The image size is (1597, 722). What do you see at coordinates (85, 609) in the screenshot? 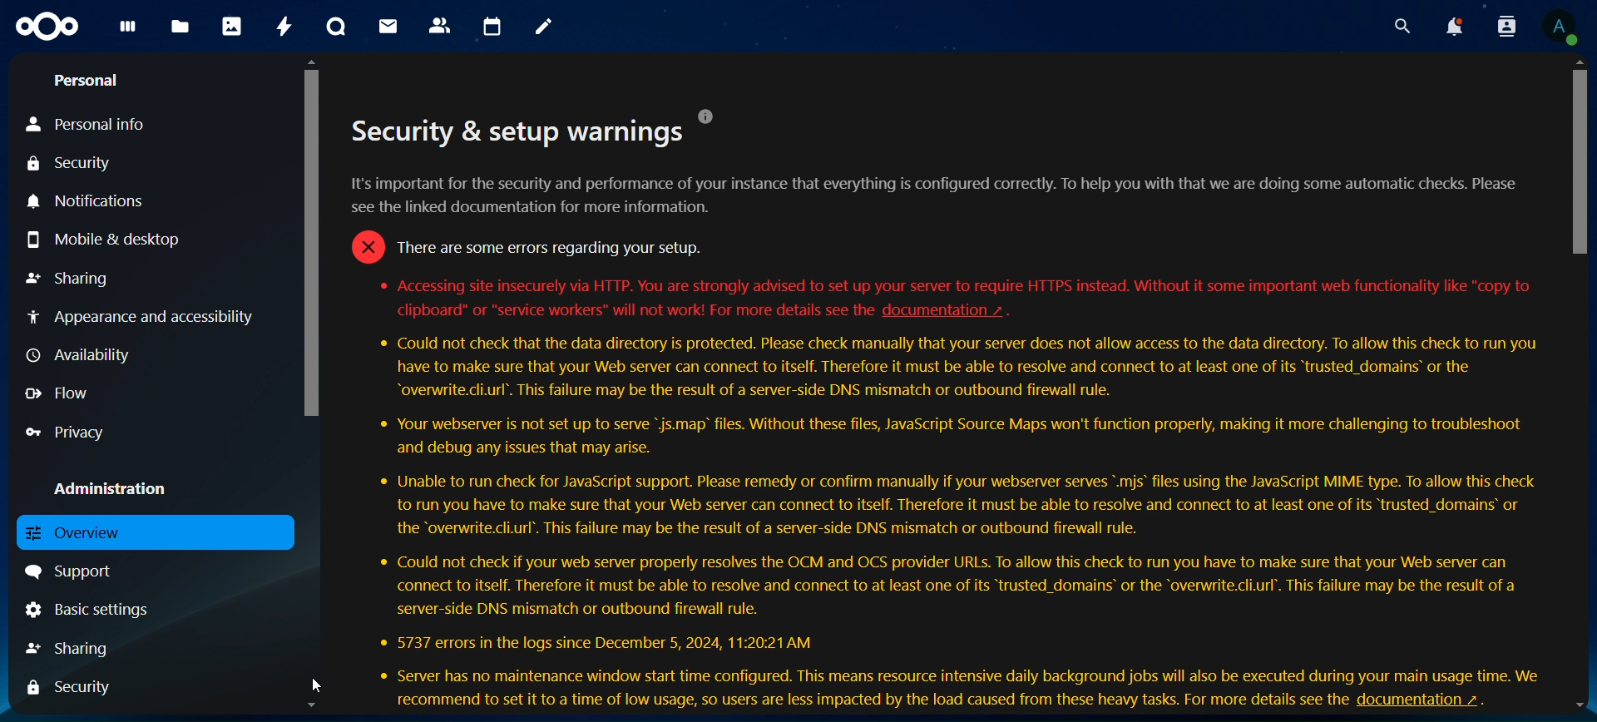
I see `basic settings` at bounding box center [85, 609].